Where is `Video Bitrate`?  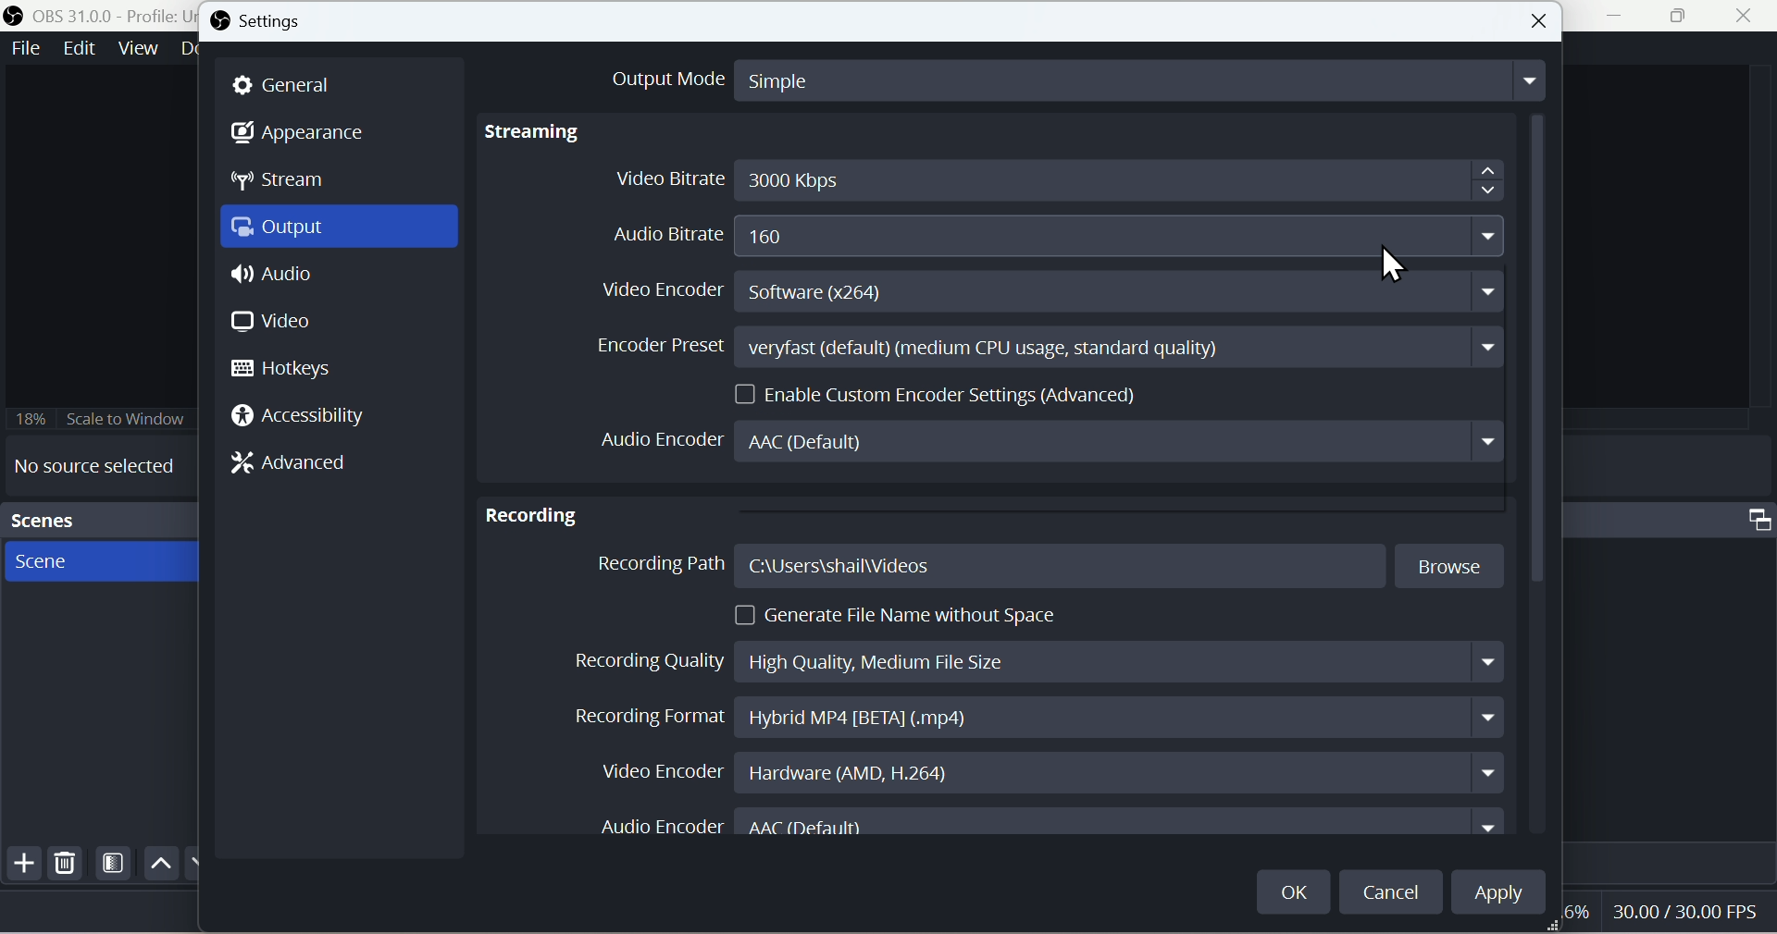 Video Bitrate is located at coordinates (1055, 178).